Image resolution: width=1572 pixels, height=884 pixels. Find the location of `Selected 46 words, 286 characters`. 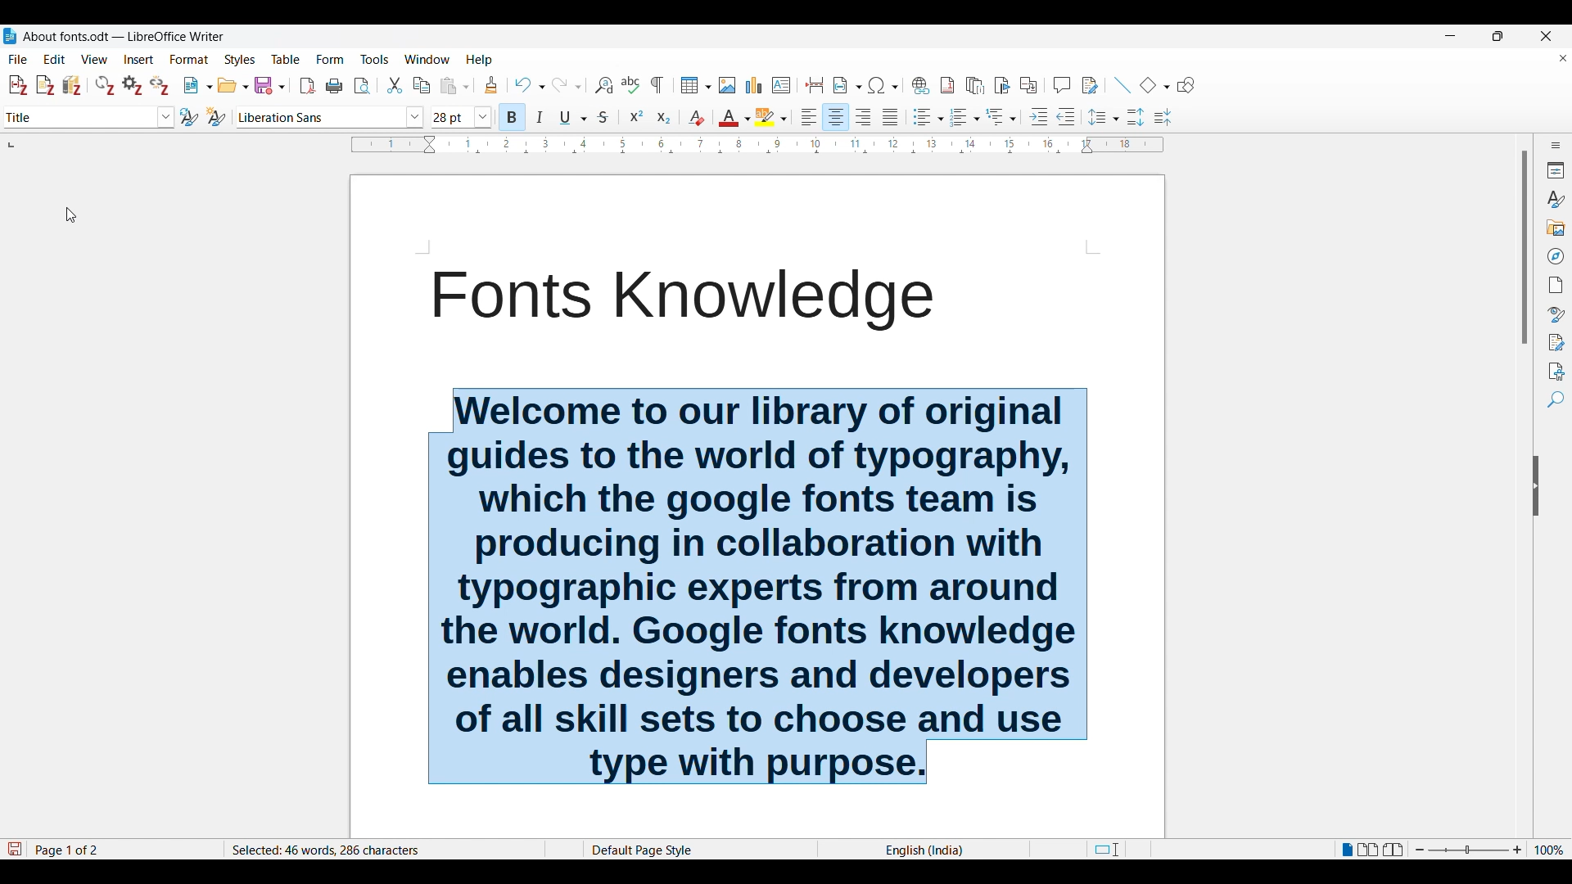

Selected 46 words, 286 characters is located at coordinates (329, 850).